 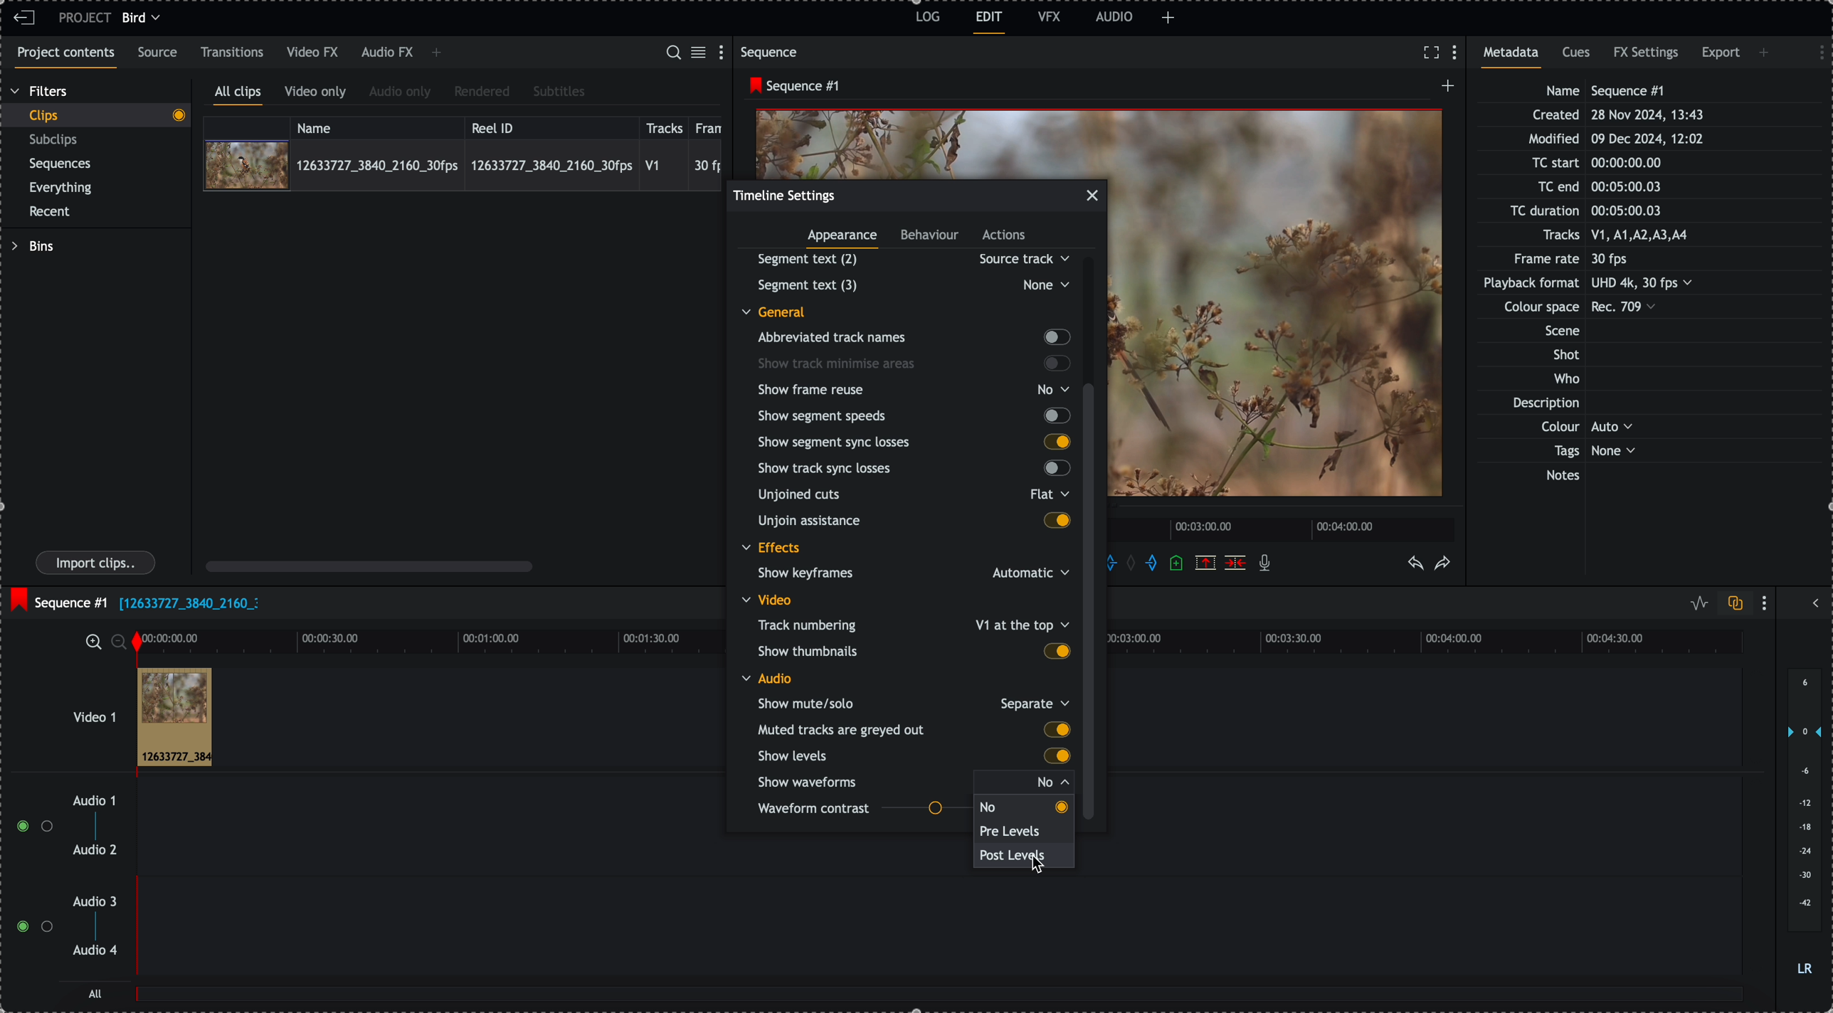 What do you see at coordinates (767, 678) in the screenshot?
I see `audio` at bounding box center [767, 678].